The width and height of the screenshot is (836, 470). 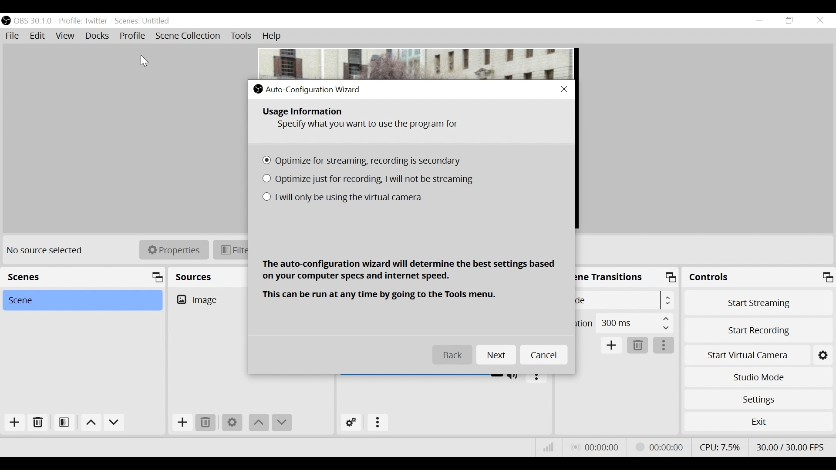 What do you see at coordinates (34, 20) in the screenshot?
I see `OBS Version` at bounding box center [34, 20].